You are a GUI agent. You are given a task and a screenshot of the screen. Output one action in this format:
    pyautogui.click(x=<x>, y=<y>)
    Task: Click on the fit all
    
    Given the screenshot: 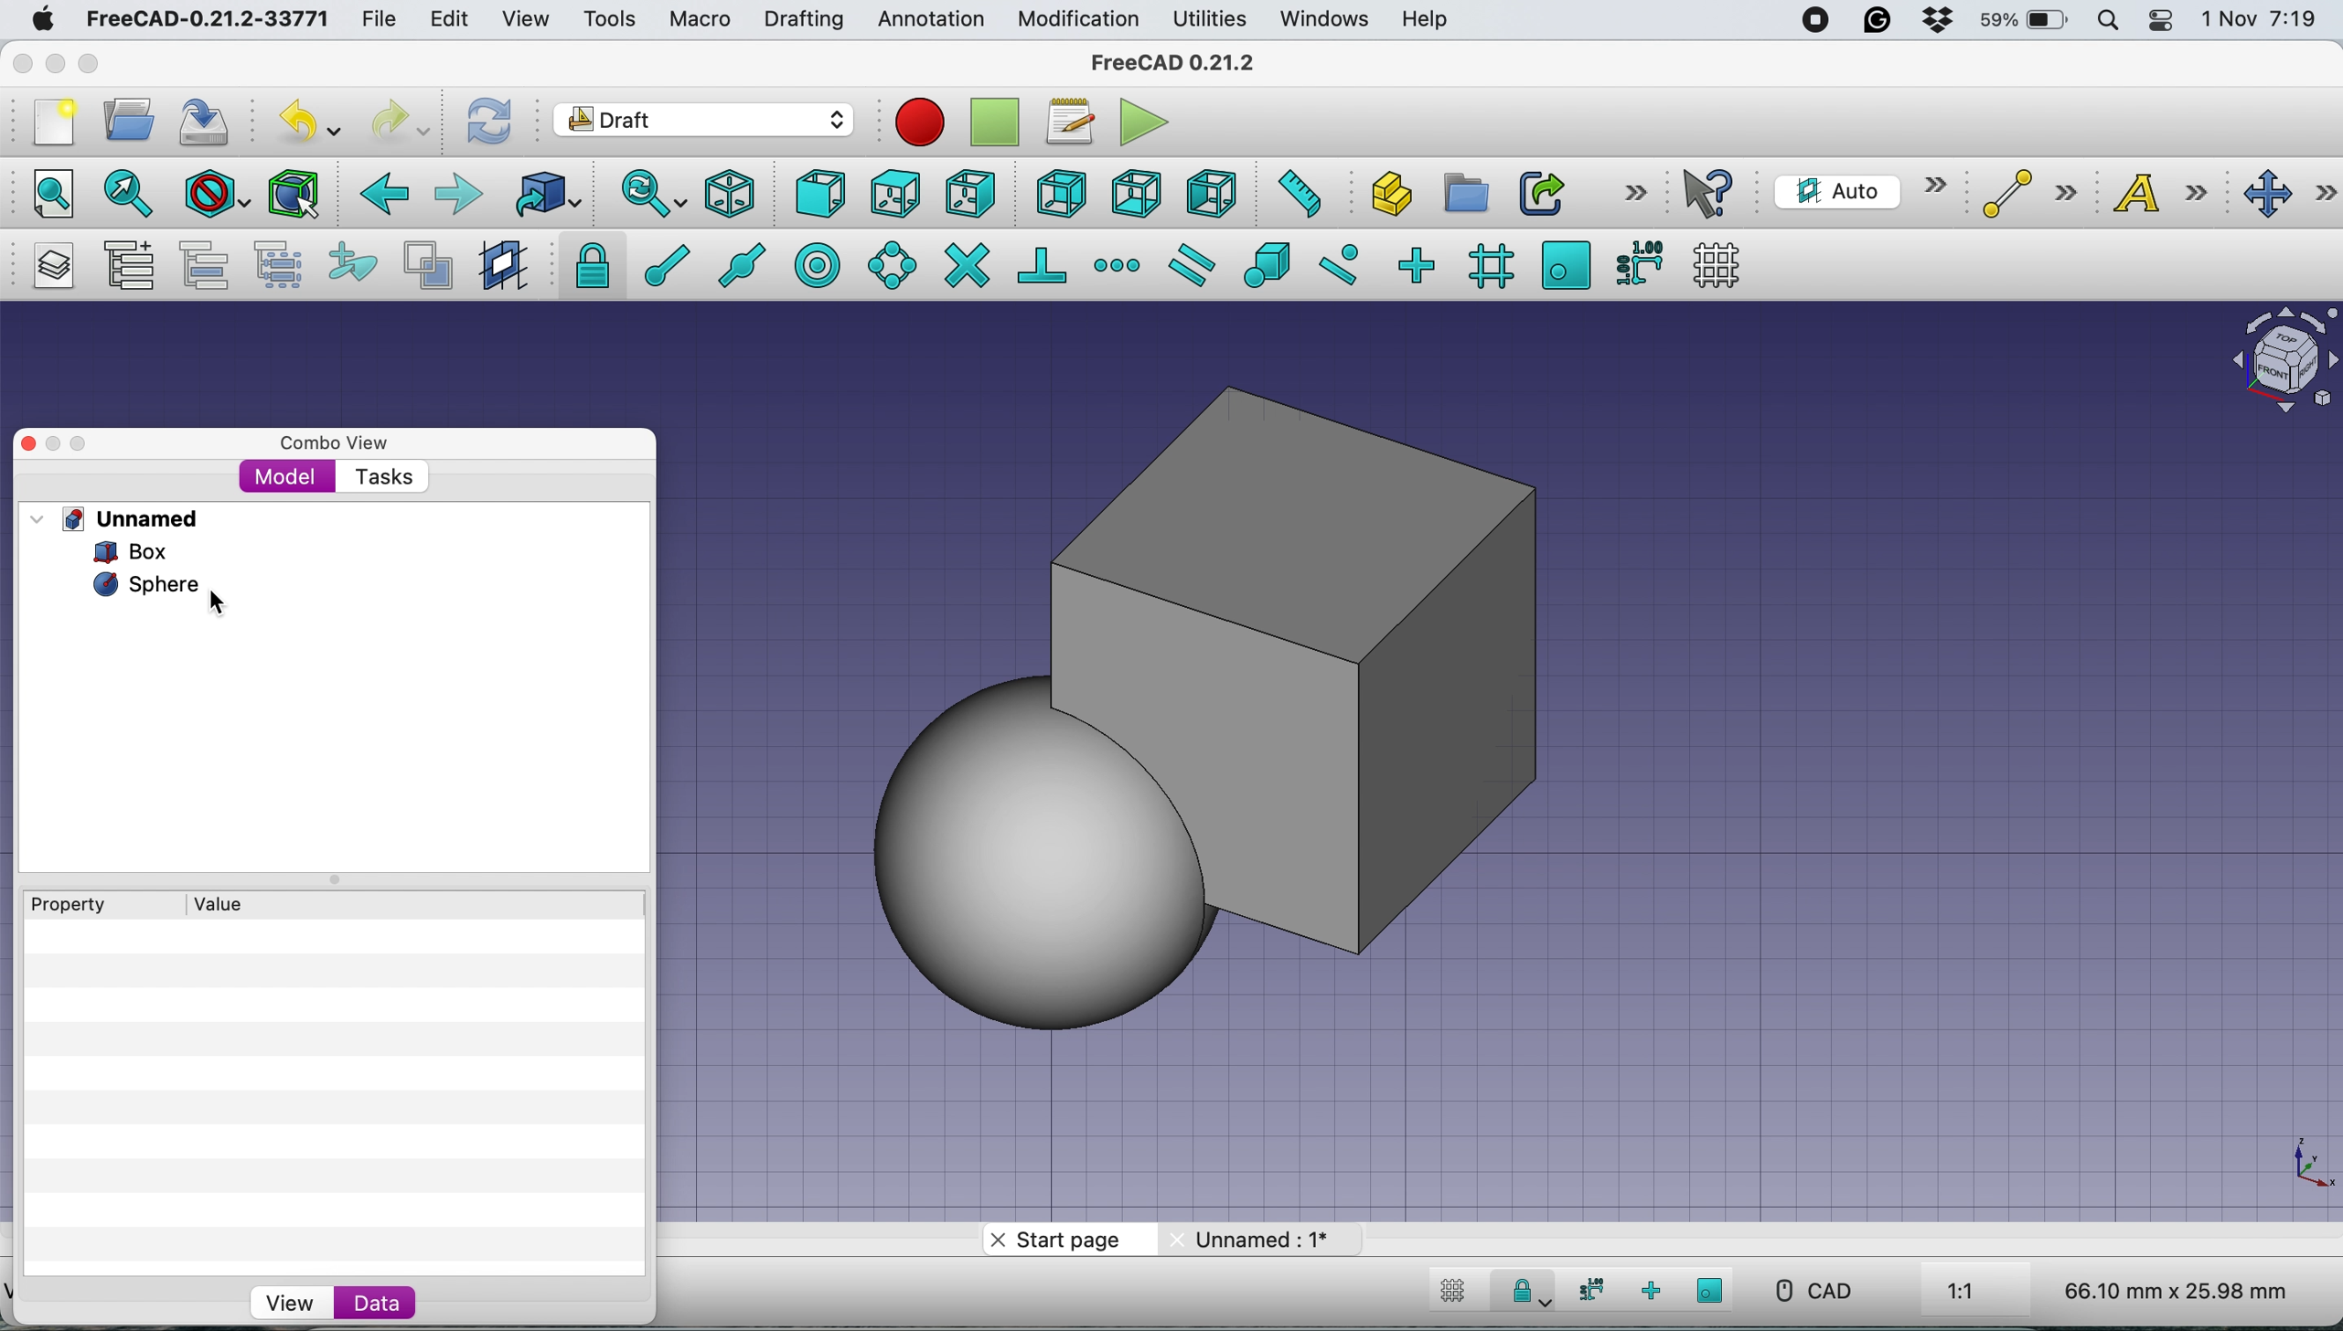 What is the action you would take?
    pyautogui.click(x=43, y=191)
    